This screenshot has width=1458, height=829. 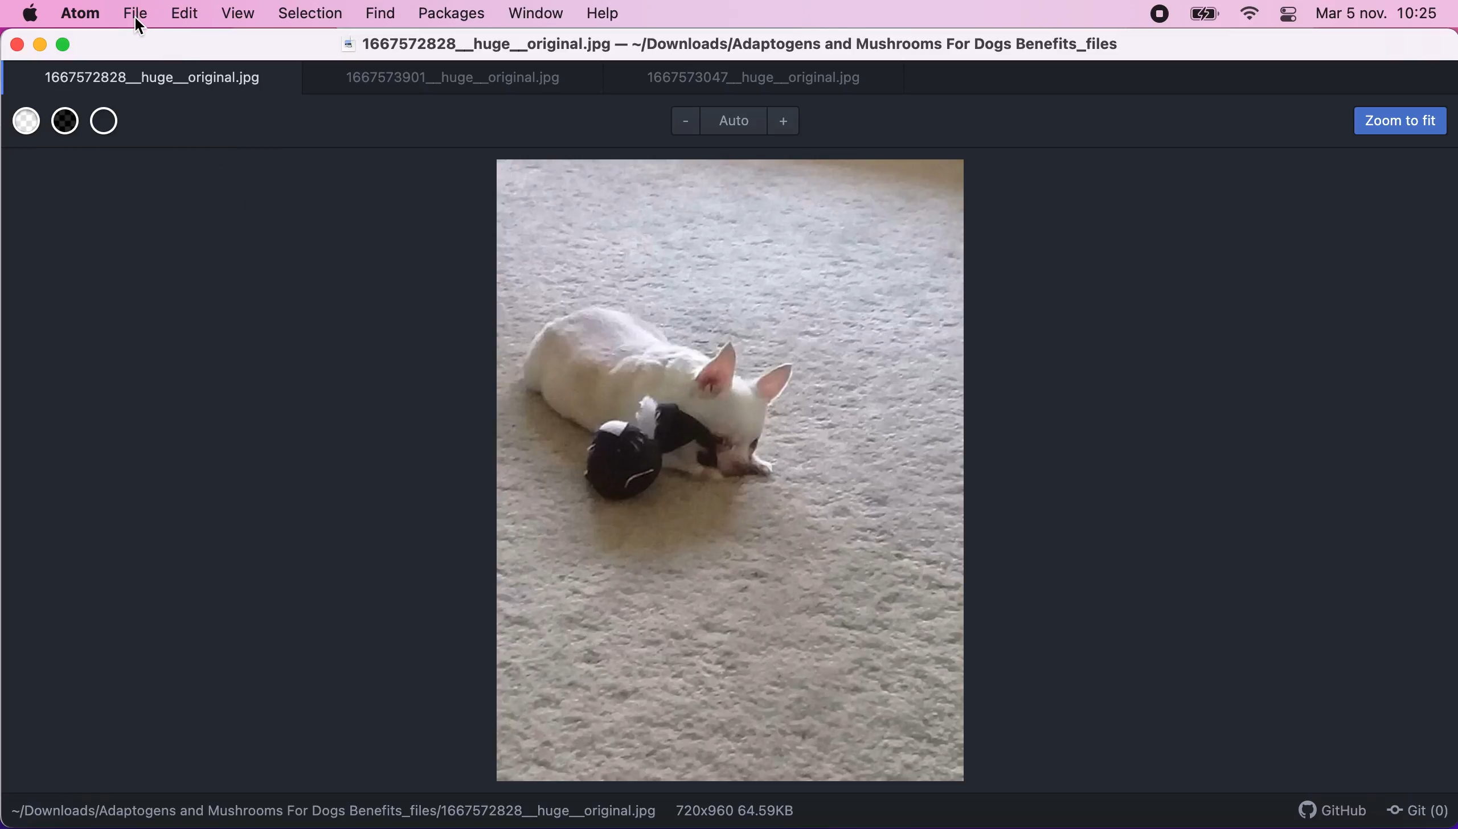 What do you see at coordinates (535, 14) in the screenshot?
I see `window` at bounding box center [535, 14].